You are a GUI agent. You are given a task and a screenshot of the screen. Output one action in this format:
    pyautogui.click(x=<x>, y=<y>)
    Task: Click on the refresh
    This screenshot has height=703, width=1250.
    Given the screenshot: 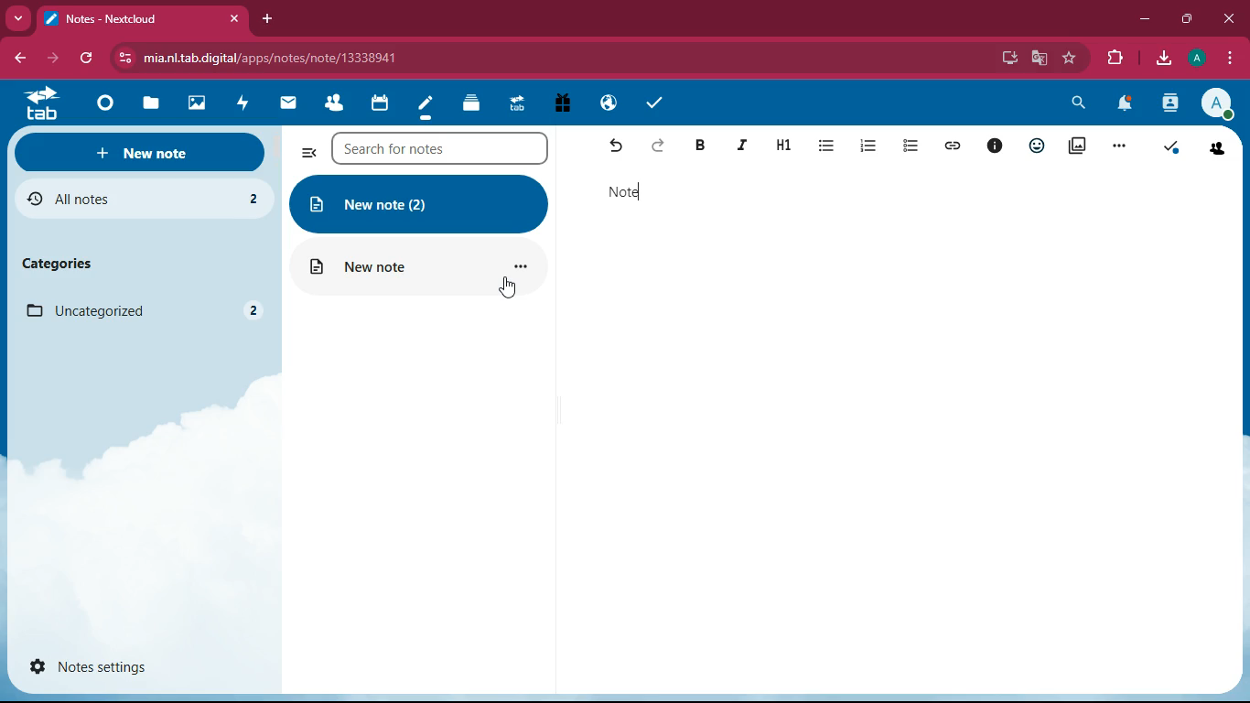 What is the action you would take?
    pyautogui.click(x=89, y=59)
    